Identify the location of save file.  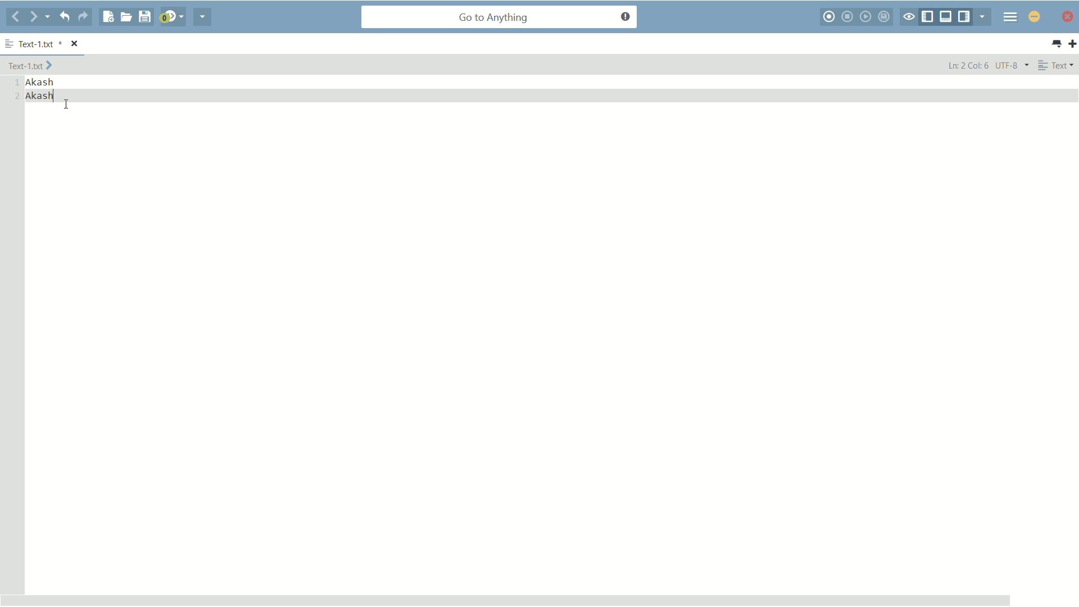
(146, 17).